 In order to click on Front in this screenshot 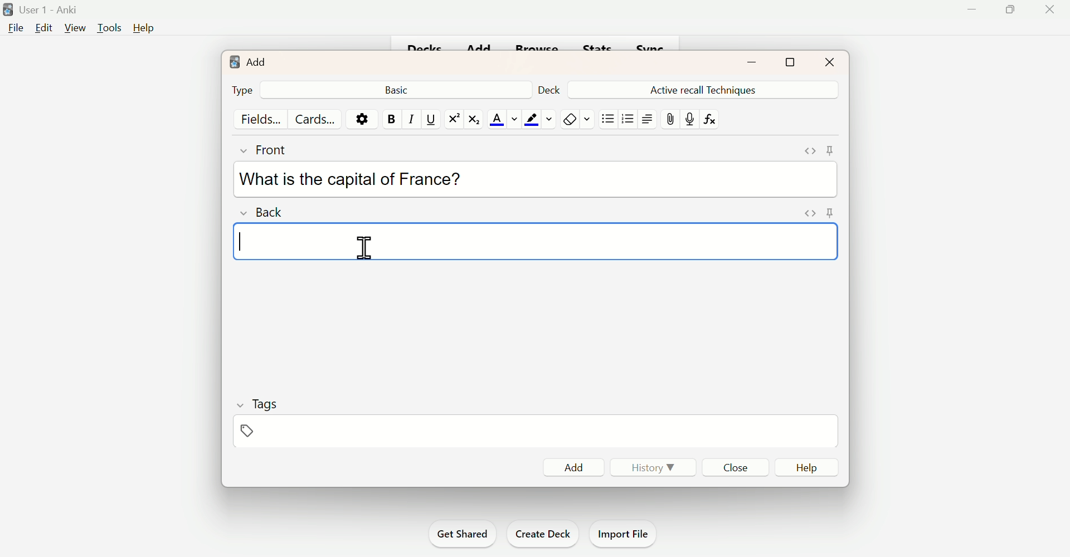, I will do `click(279, 149)`.